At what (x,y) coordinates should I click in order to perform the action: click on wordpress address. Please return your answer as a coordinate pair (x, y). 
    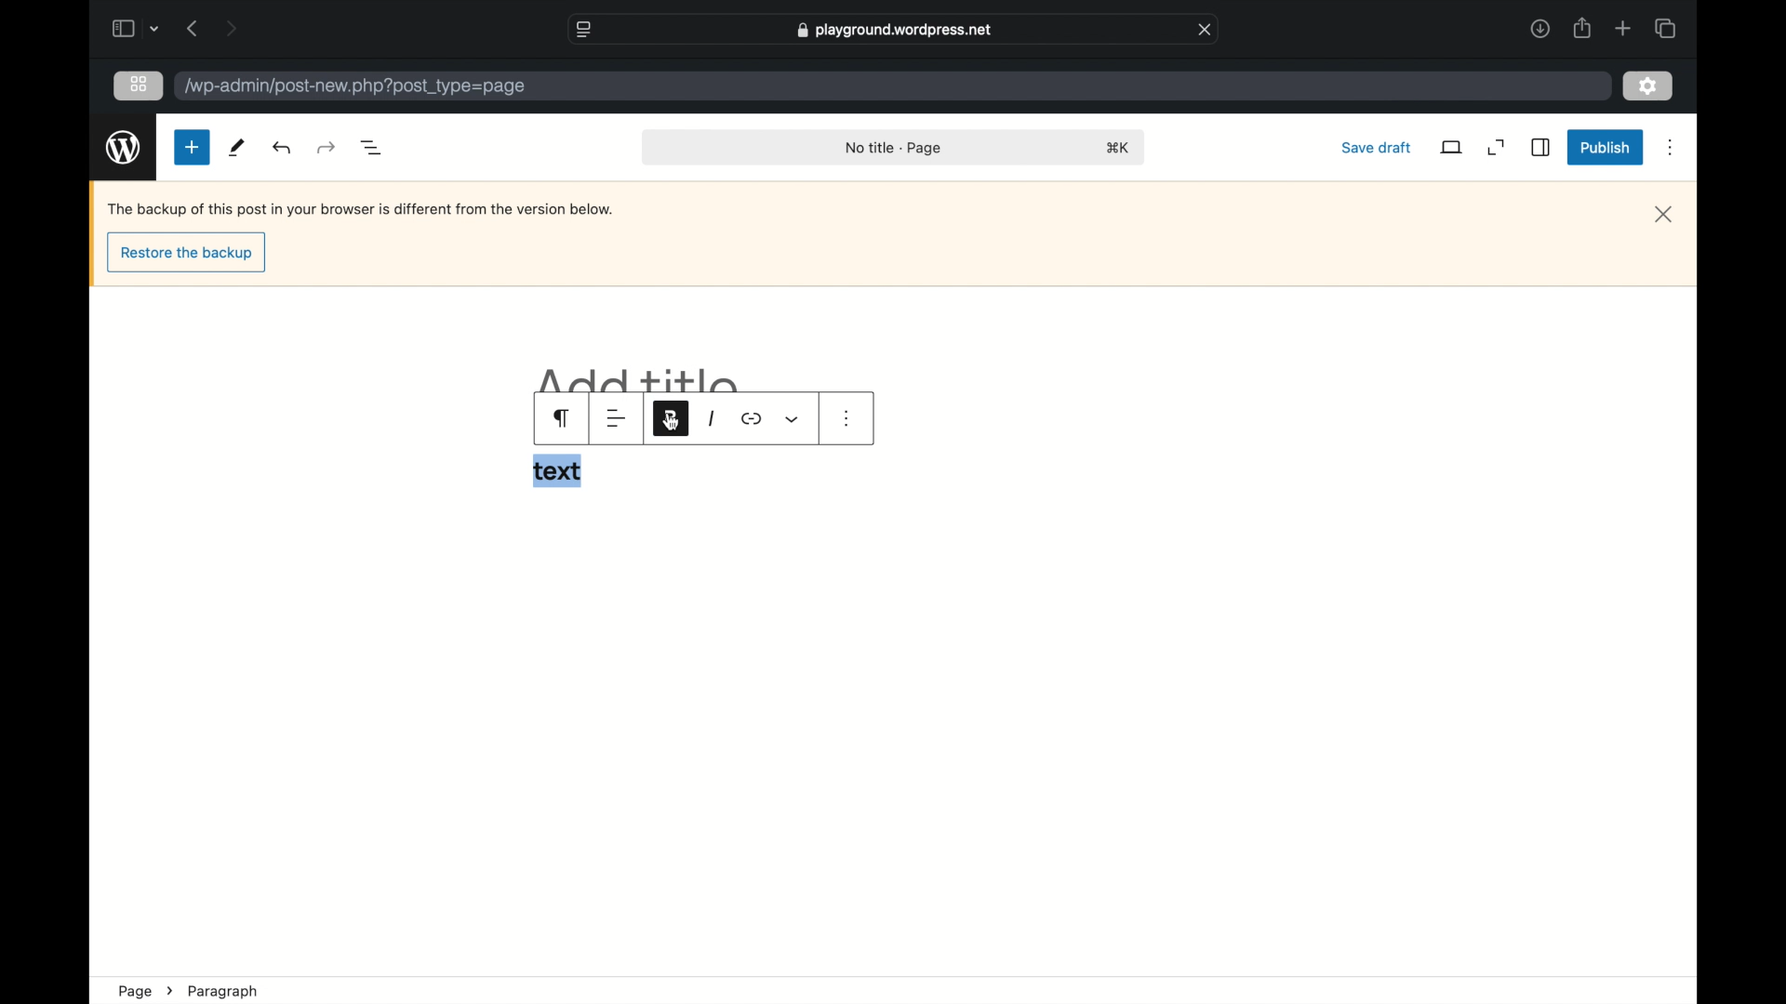
    Looking at the image, I should click on (355, 87).